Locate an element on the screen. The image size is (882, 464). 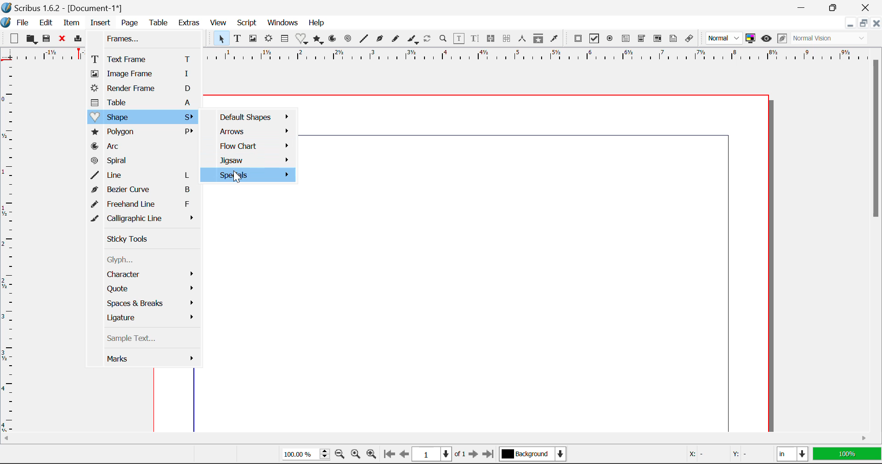
Flow Chart is located at coordinates (249, 146).